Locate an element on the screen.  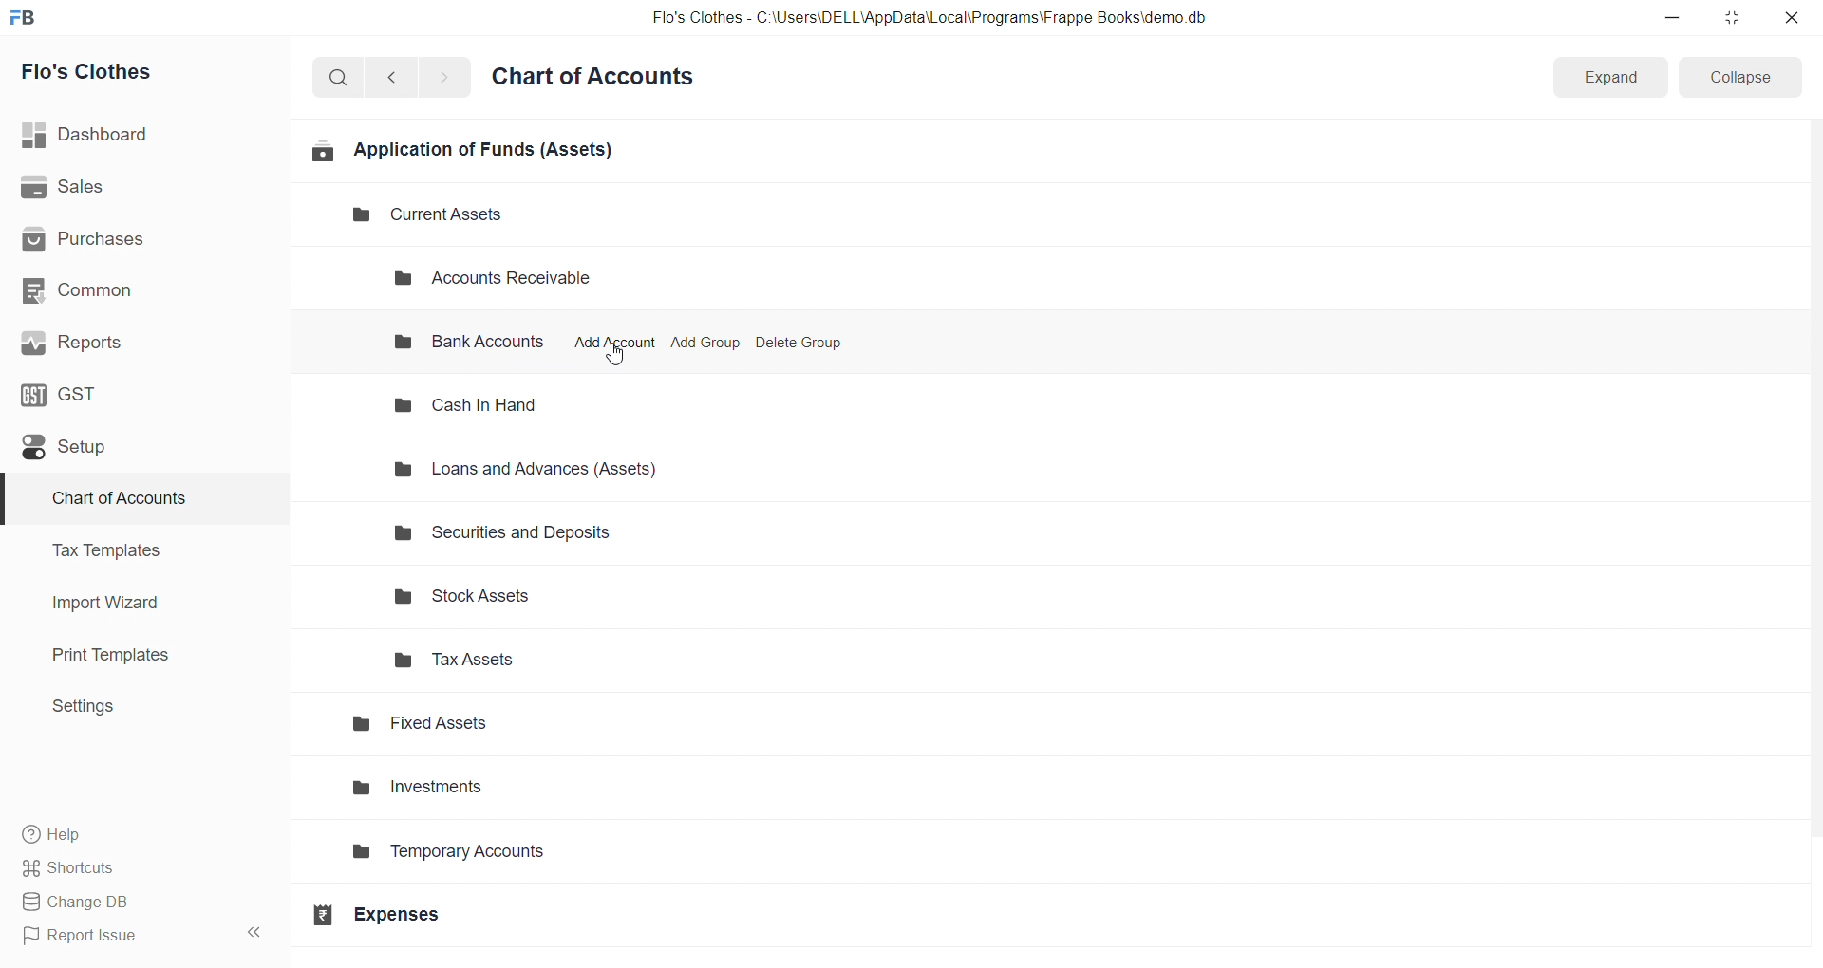
Flo's Clothes - C:\Users\DELL\AppData\Local\Programs\Frappe Books\demo.db is located at coordinates (930, 18).